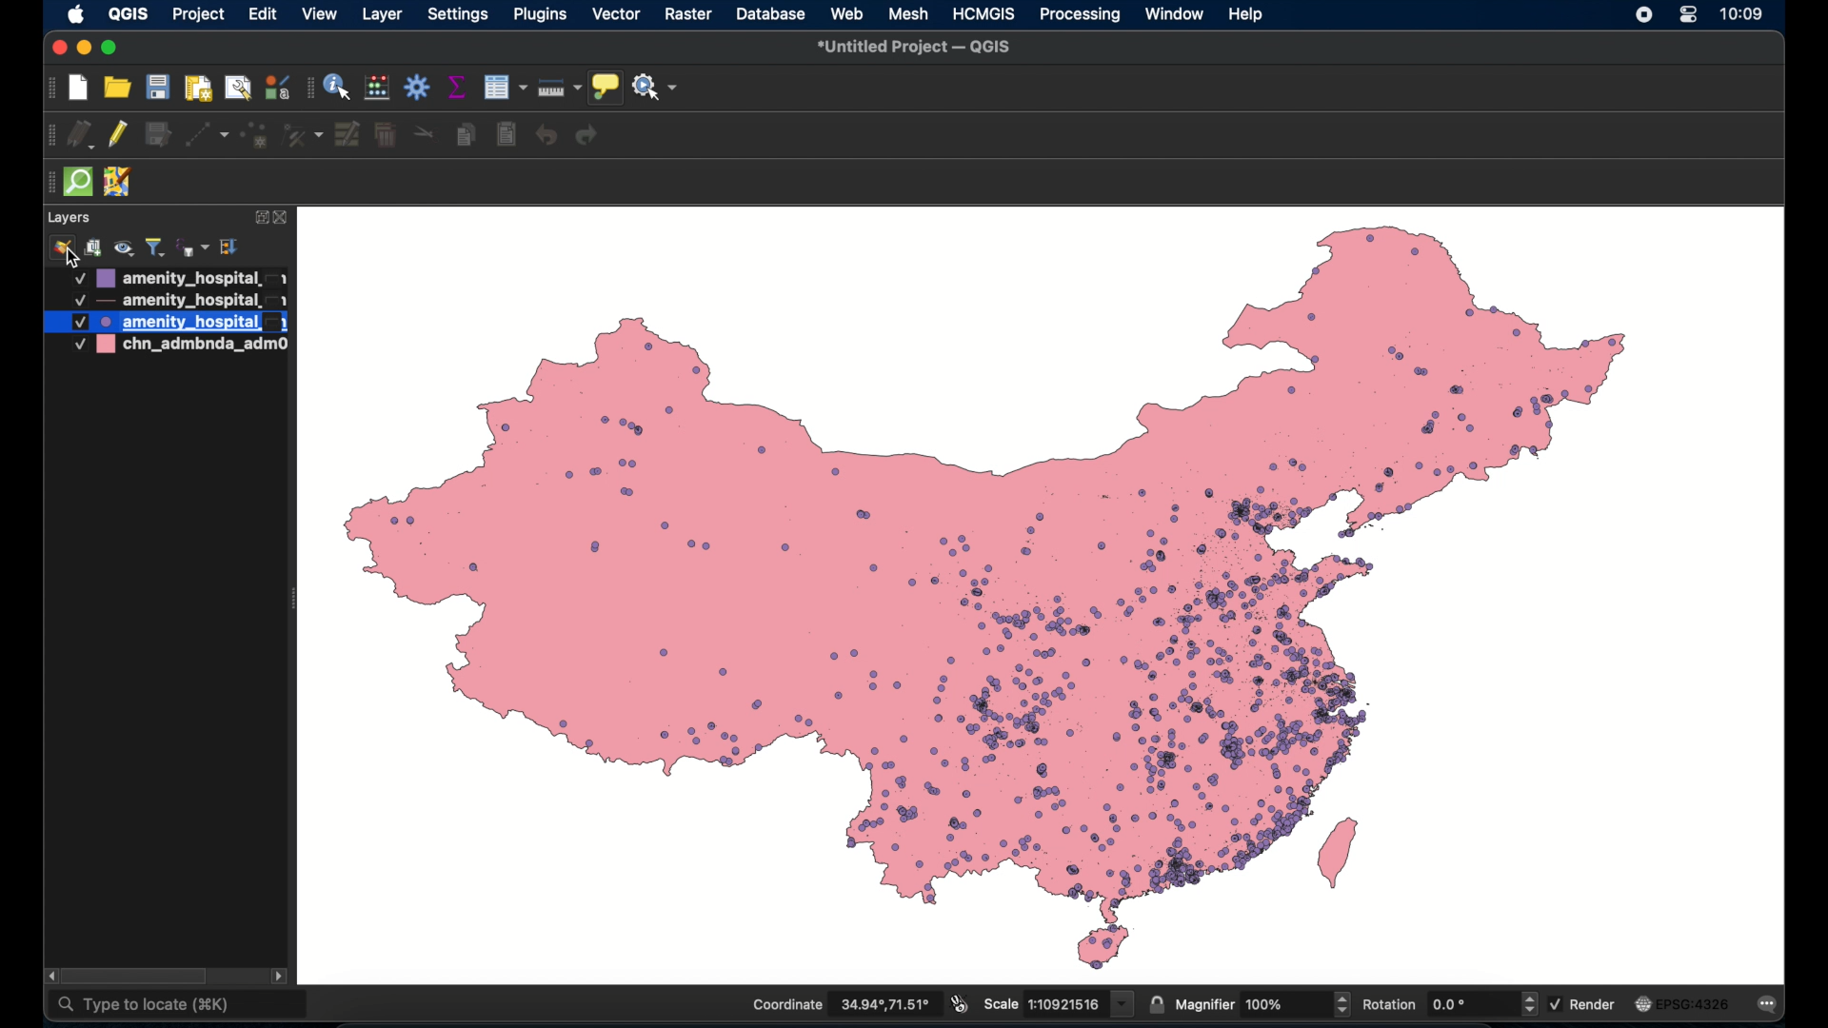 Image resolution: width=1828 pixels, height=1028 pixels. What do you see at coordinates (1248, 14) in the screenshot?
I see `help` at bounding box center [1248, 14].